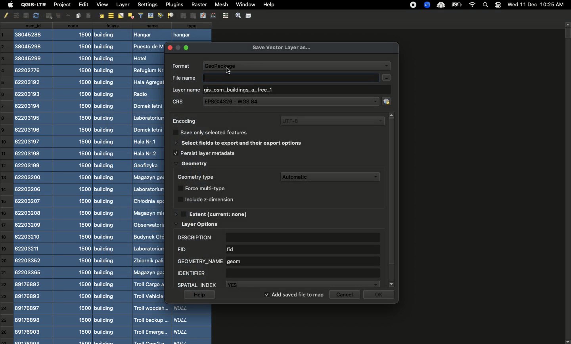 The height and width of the screenshot is (344, 571). What do you see at coordinates (217, 214) in the screenshot?
I see `Extent` at bounding box center [217, 214].